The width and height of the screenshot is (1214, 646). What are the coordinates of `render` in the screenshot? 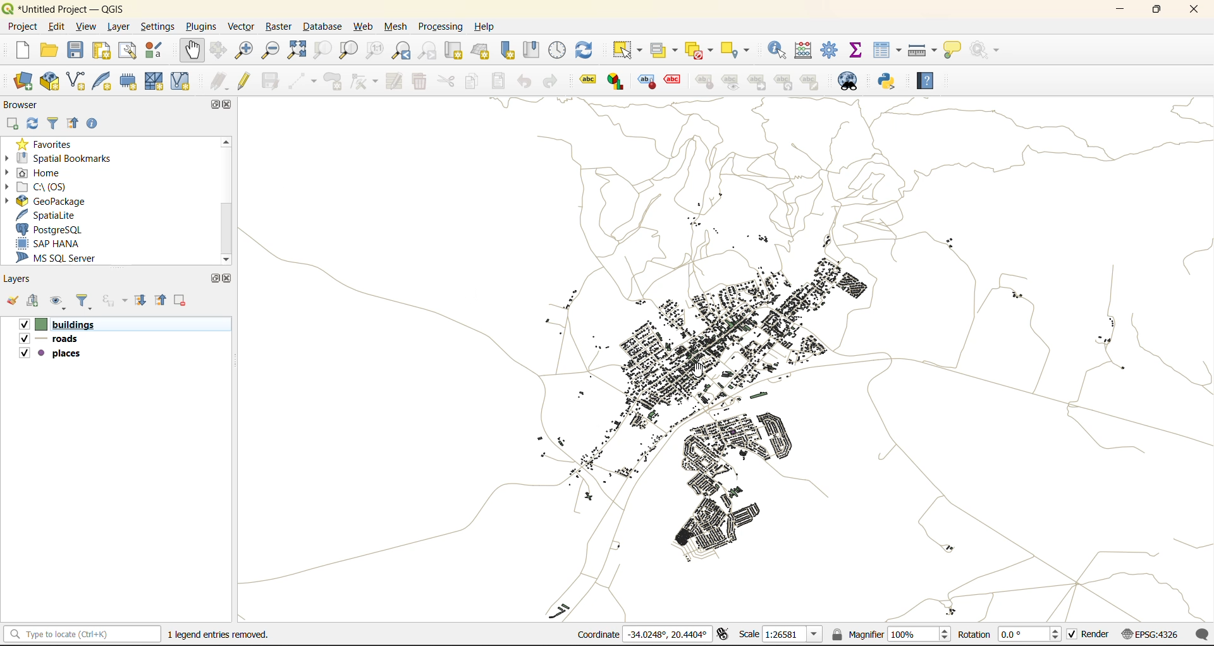 It's located at (1089, 635).